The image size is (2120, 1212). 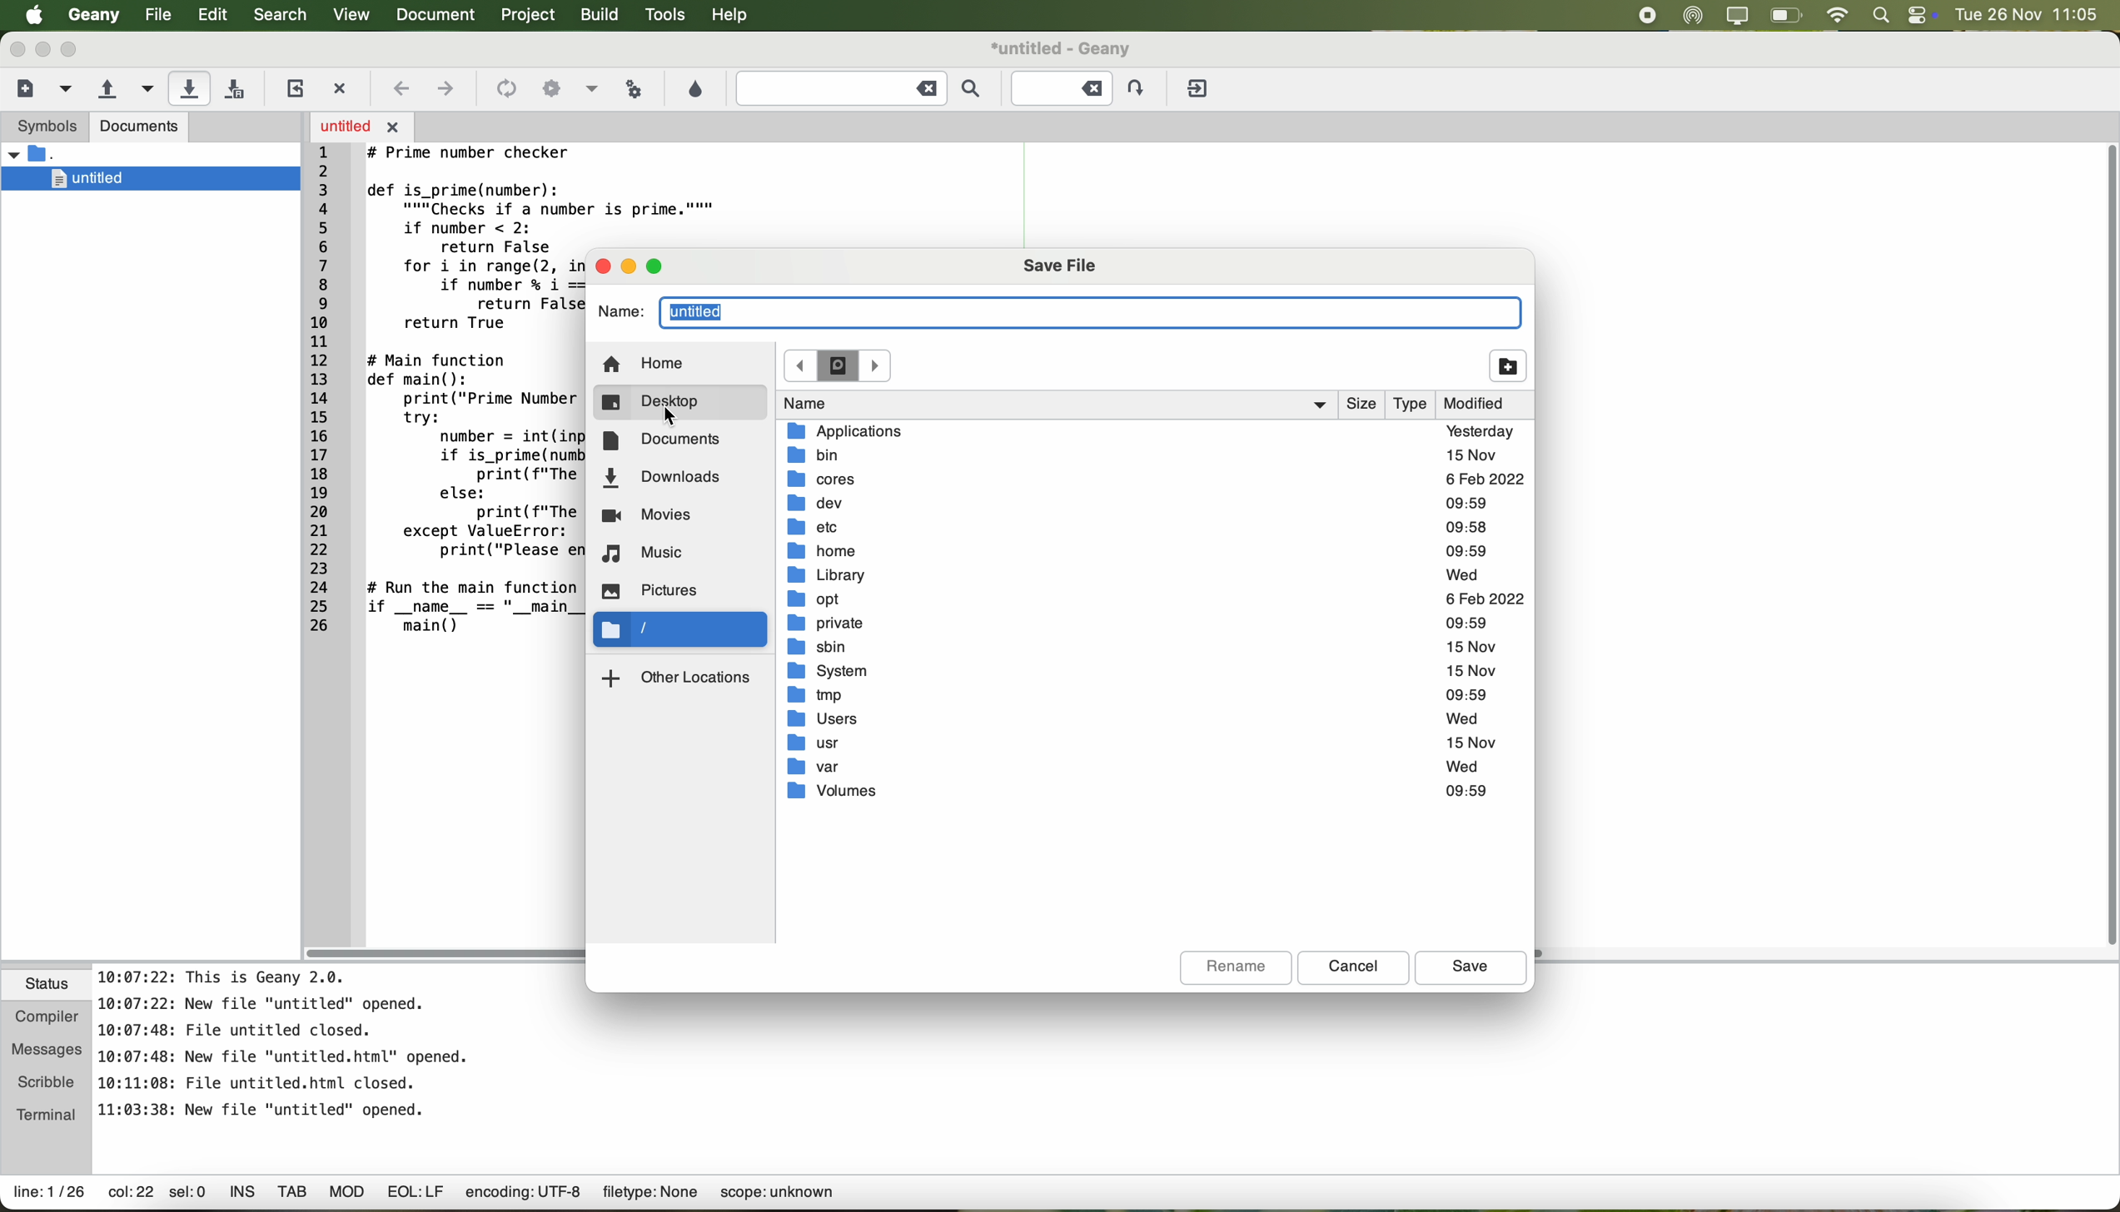 I want to click on save all open files, so click(x=239, y=87).